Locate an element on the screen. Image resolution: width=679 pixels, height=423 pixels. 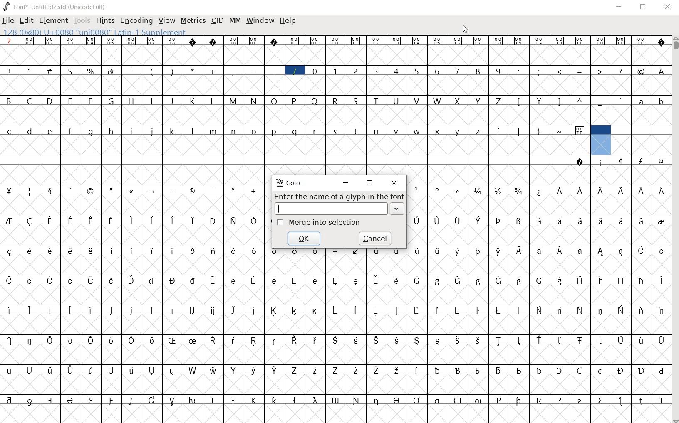
Symbol is located at coordinates (479, 340).